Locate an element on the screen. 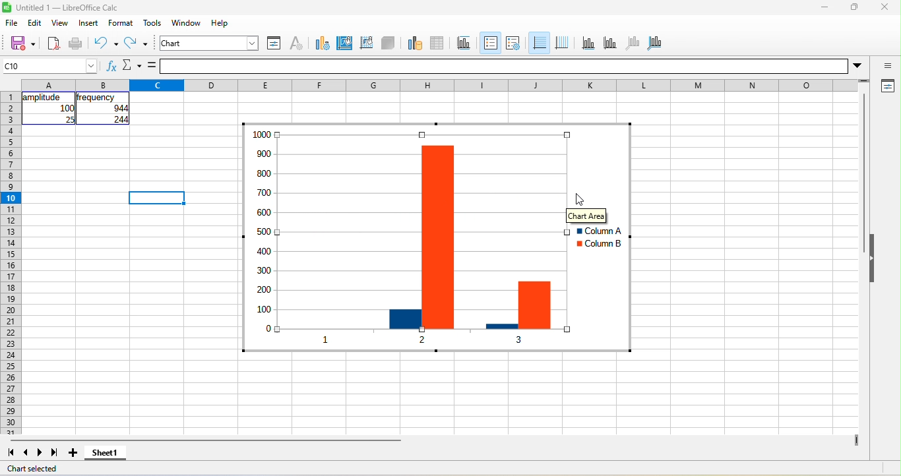 The width and height of the screenshot is (901, 476). formula bar is located at coordinates (516, 66).